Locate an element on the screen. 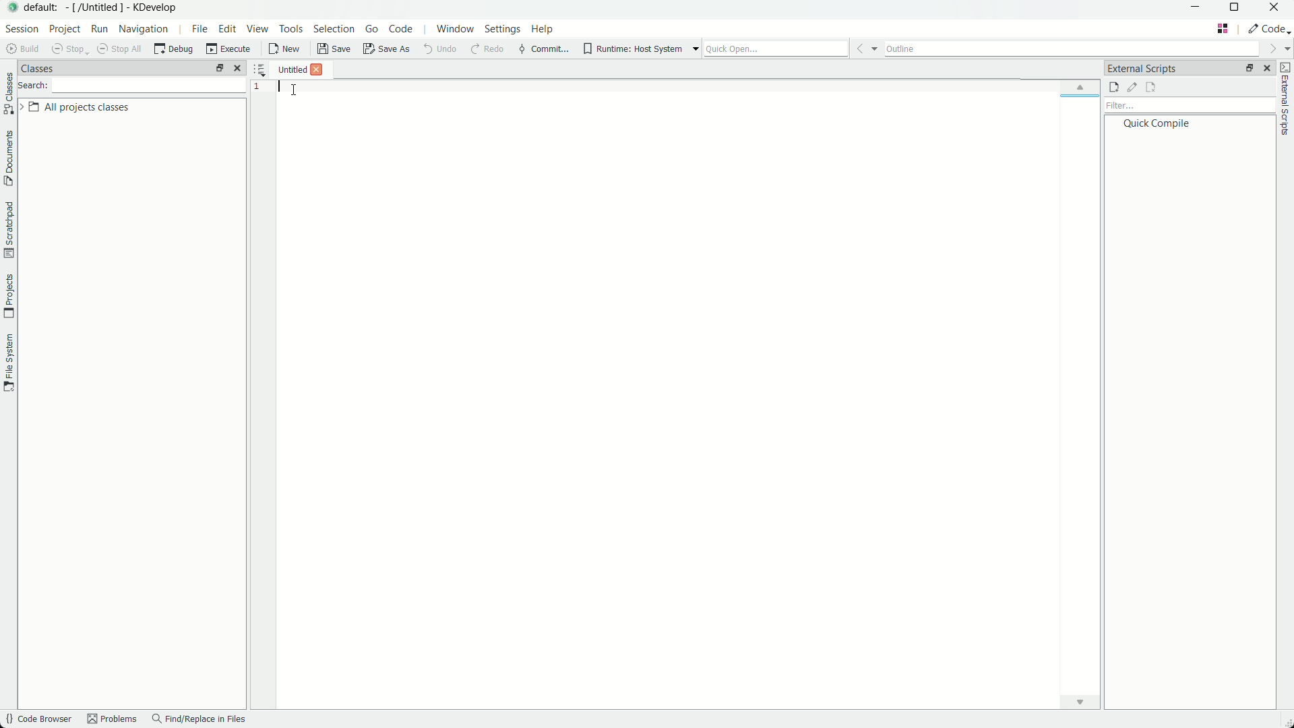  default is located at coordinates (45, 8).